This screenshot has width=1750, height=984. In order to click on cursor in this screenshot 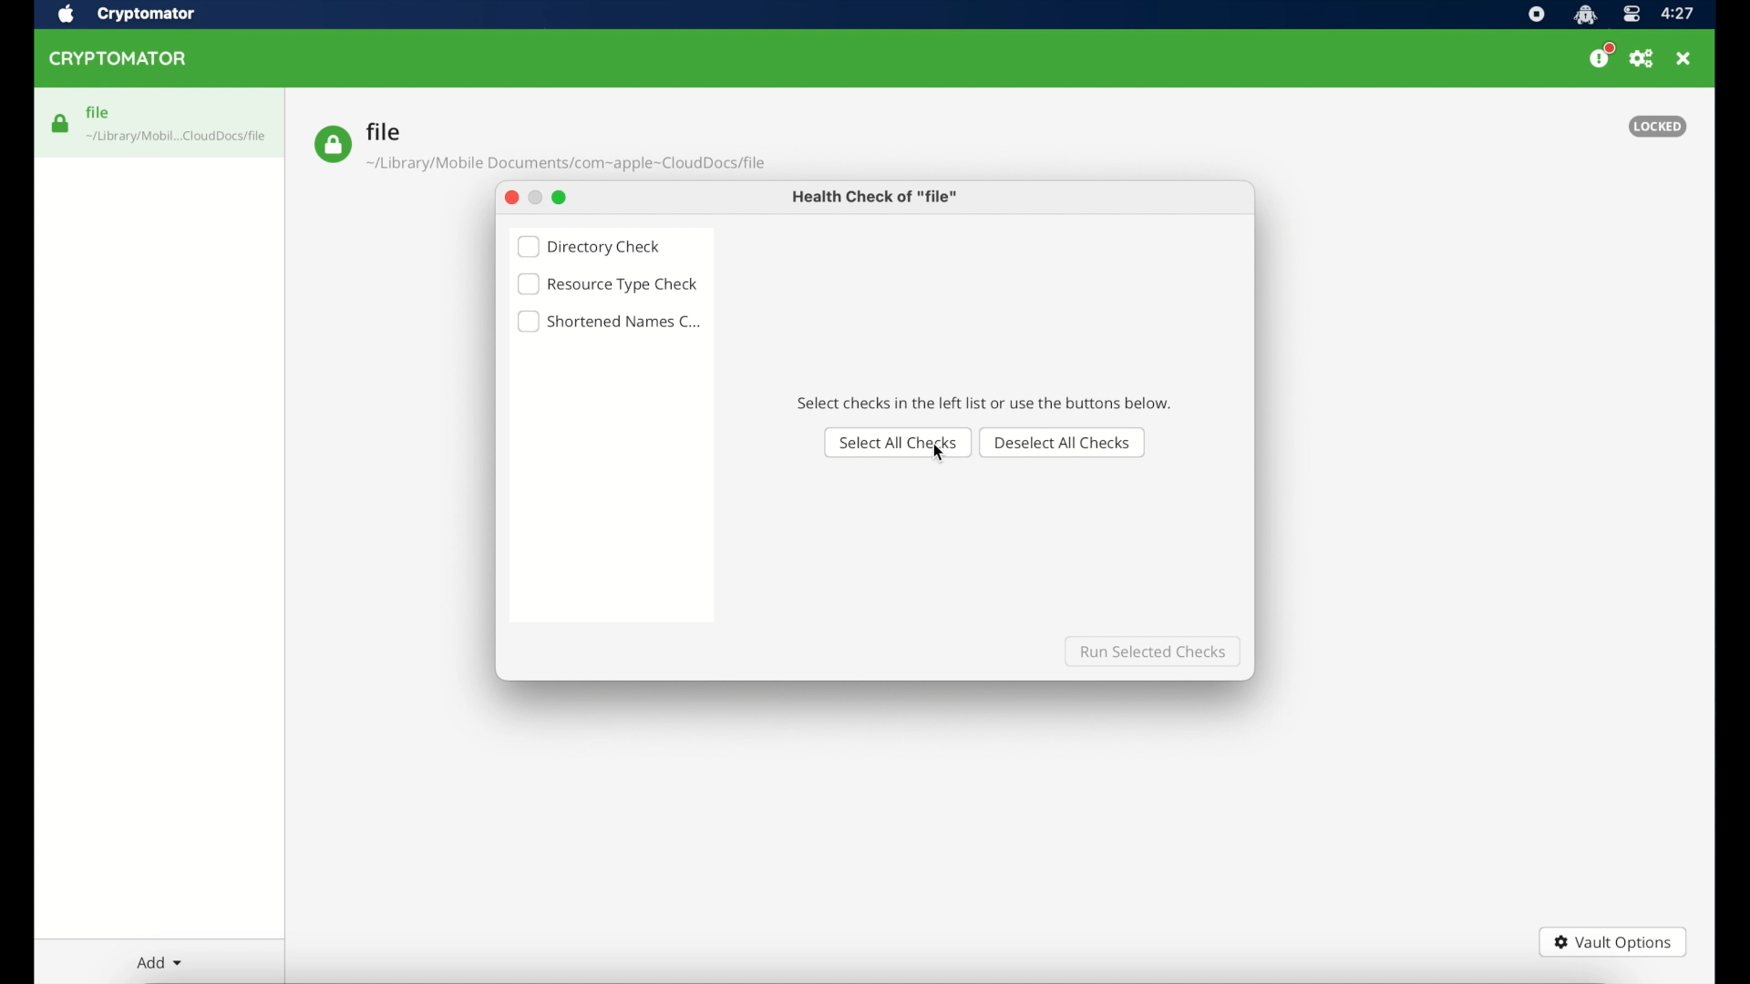, I will do `click(940, 456)`.